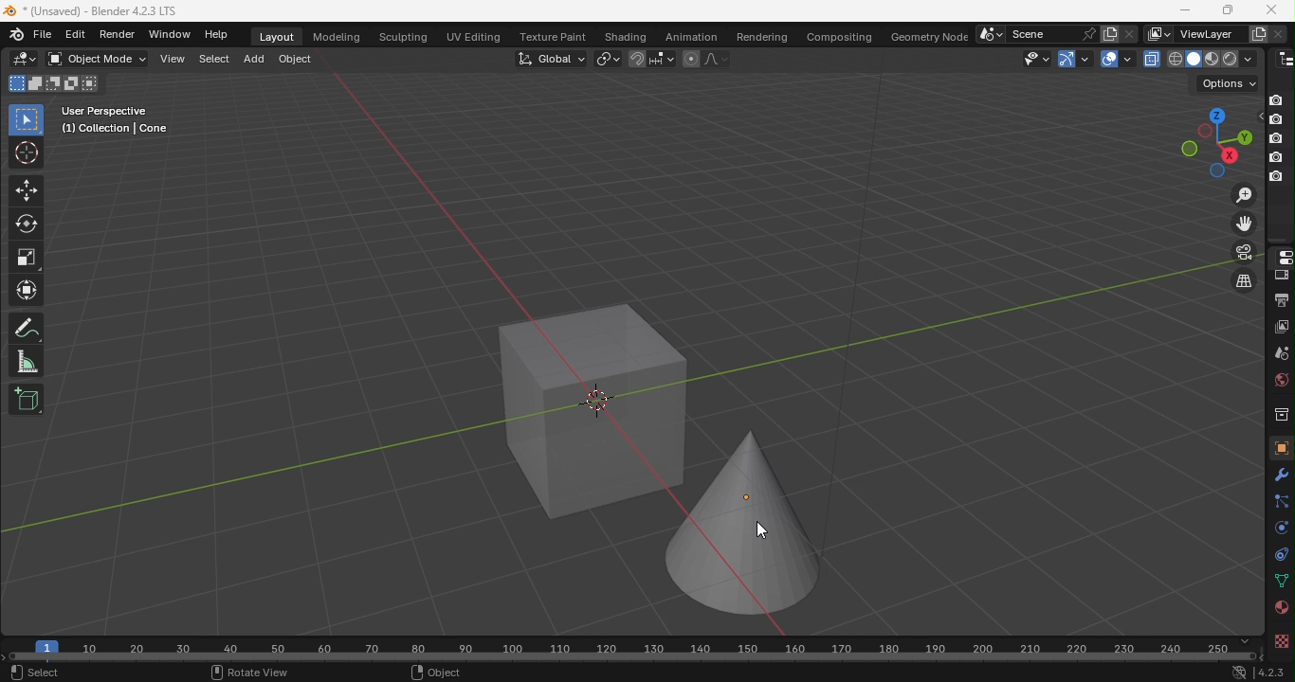  I want to click on World, so click(1279, 380).